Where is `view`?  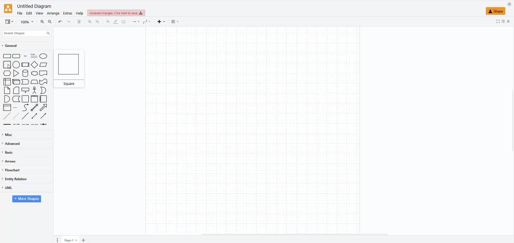 view is located at coordinates (39, 13).